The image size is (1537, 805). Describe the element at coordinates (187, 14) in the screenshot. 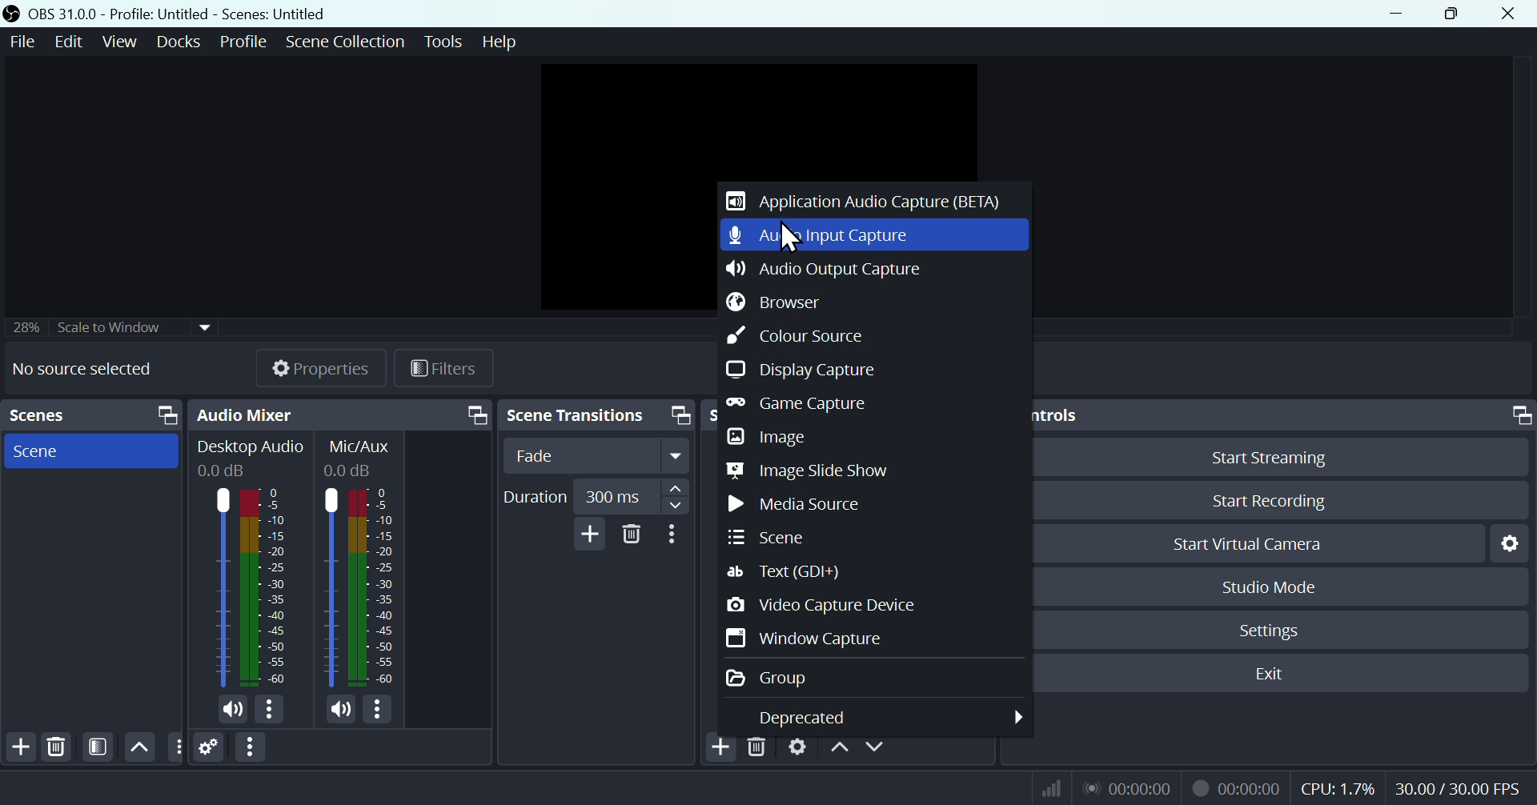

I see `OBS 31.0 .0 profile: untitled scenes: untitled` at that location.